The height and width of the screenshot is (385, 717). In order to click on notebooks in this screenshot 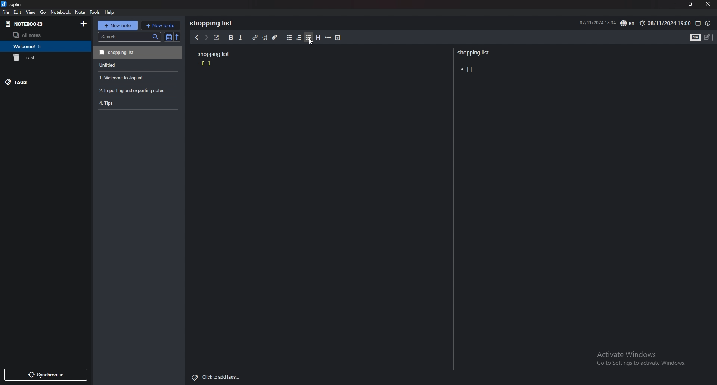, I will do `click(34, 24)`.